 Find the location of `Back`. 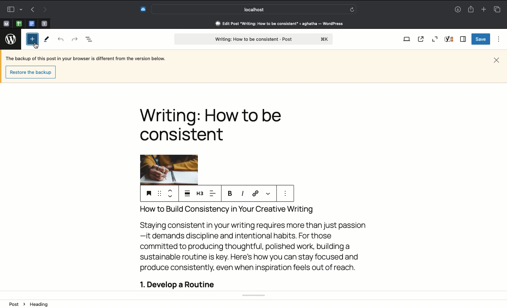

Back is located at coordinates (60, 40).